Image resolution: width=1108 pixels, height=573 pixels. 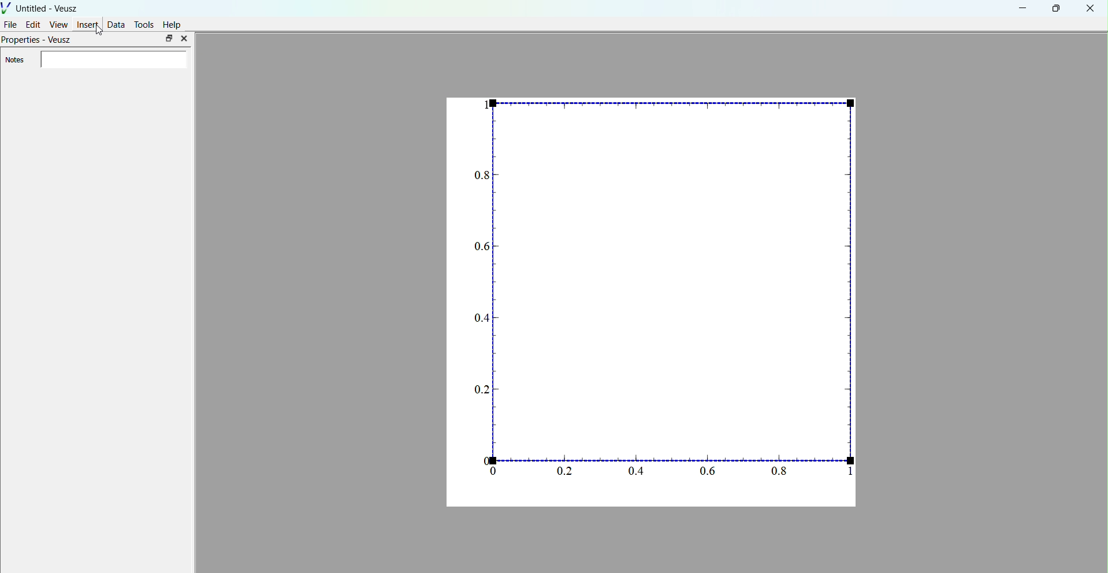 What do you see at coordinates (88, 24) in the screenshot?
I see `Insert` at bounding box center [88, 24].